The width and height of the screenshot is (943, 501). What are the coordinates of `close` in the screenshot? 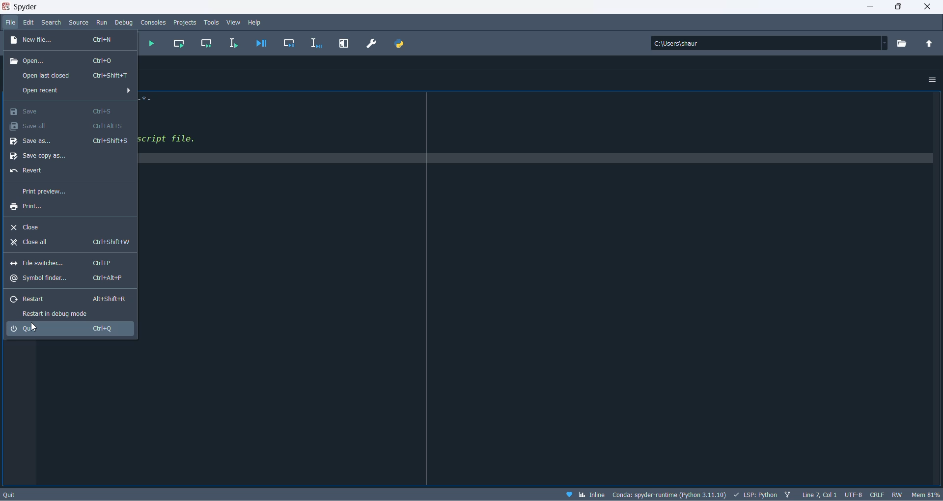 It's located at (929, 7).